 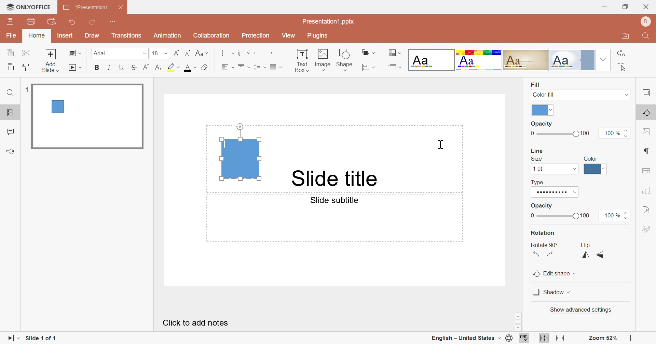 What do you see at coordinates (188, 68) in the screenshot?
I see `Font color` at bounding box center [188, 68].